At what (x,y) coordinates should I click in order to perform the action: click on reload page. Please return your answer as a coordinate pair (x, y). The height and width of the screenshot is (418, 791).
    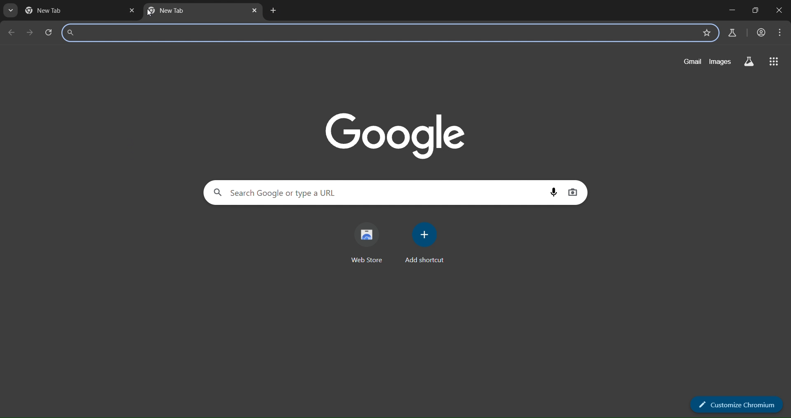
    Looking at the image, I should click on (50, 33).